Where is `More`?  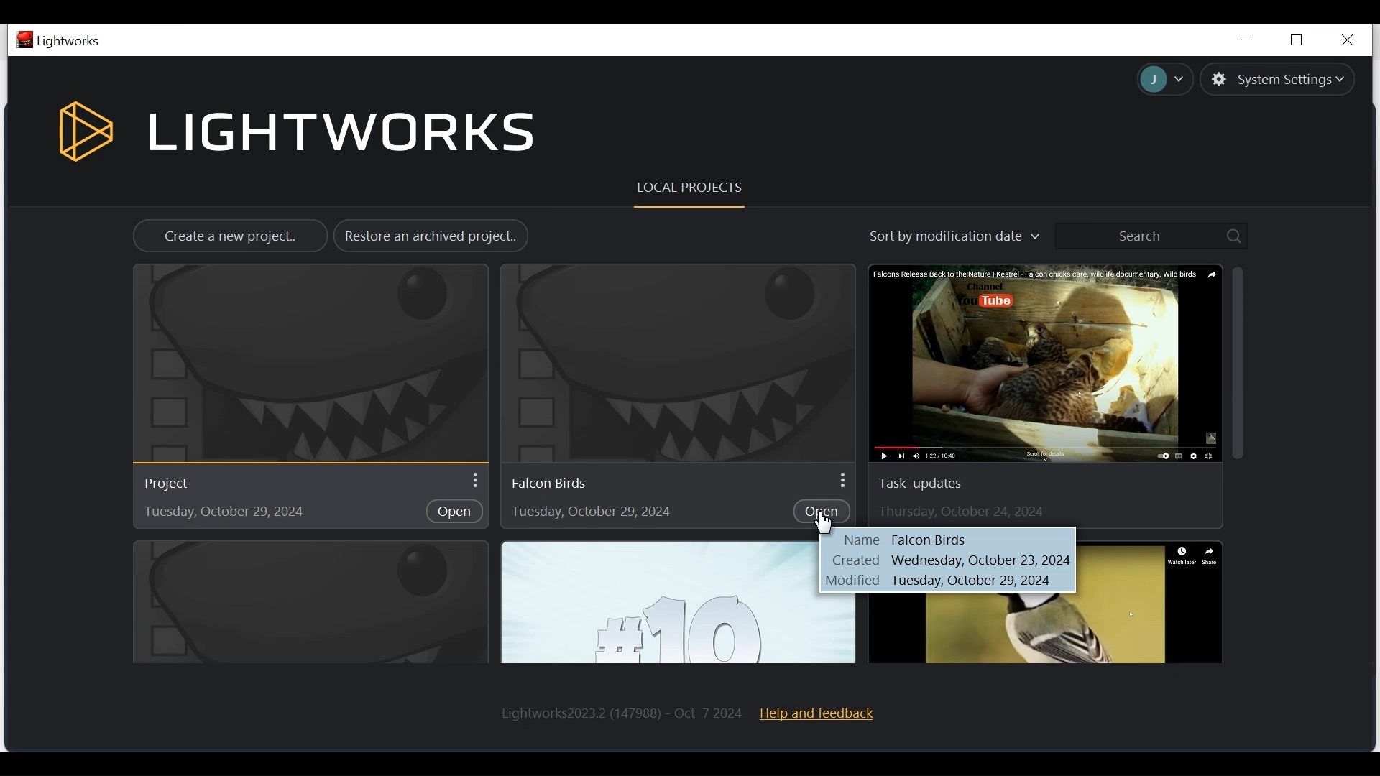 More is located at coordinates (474, 482).